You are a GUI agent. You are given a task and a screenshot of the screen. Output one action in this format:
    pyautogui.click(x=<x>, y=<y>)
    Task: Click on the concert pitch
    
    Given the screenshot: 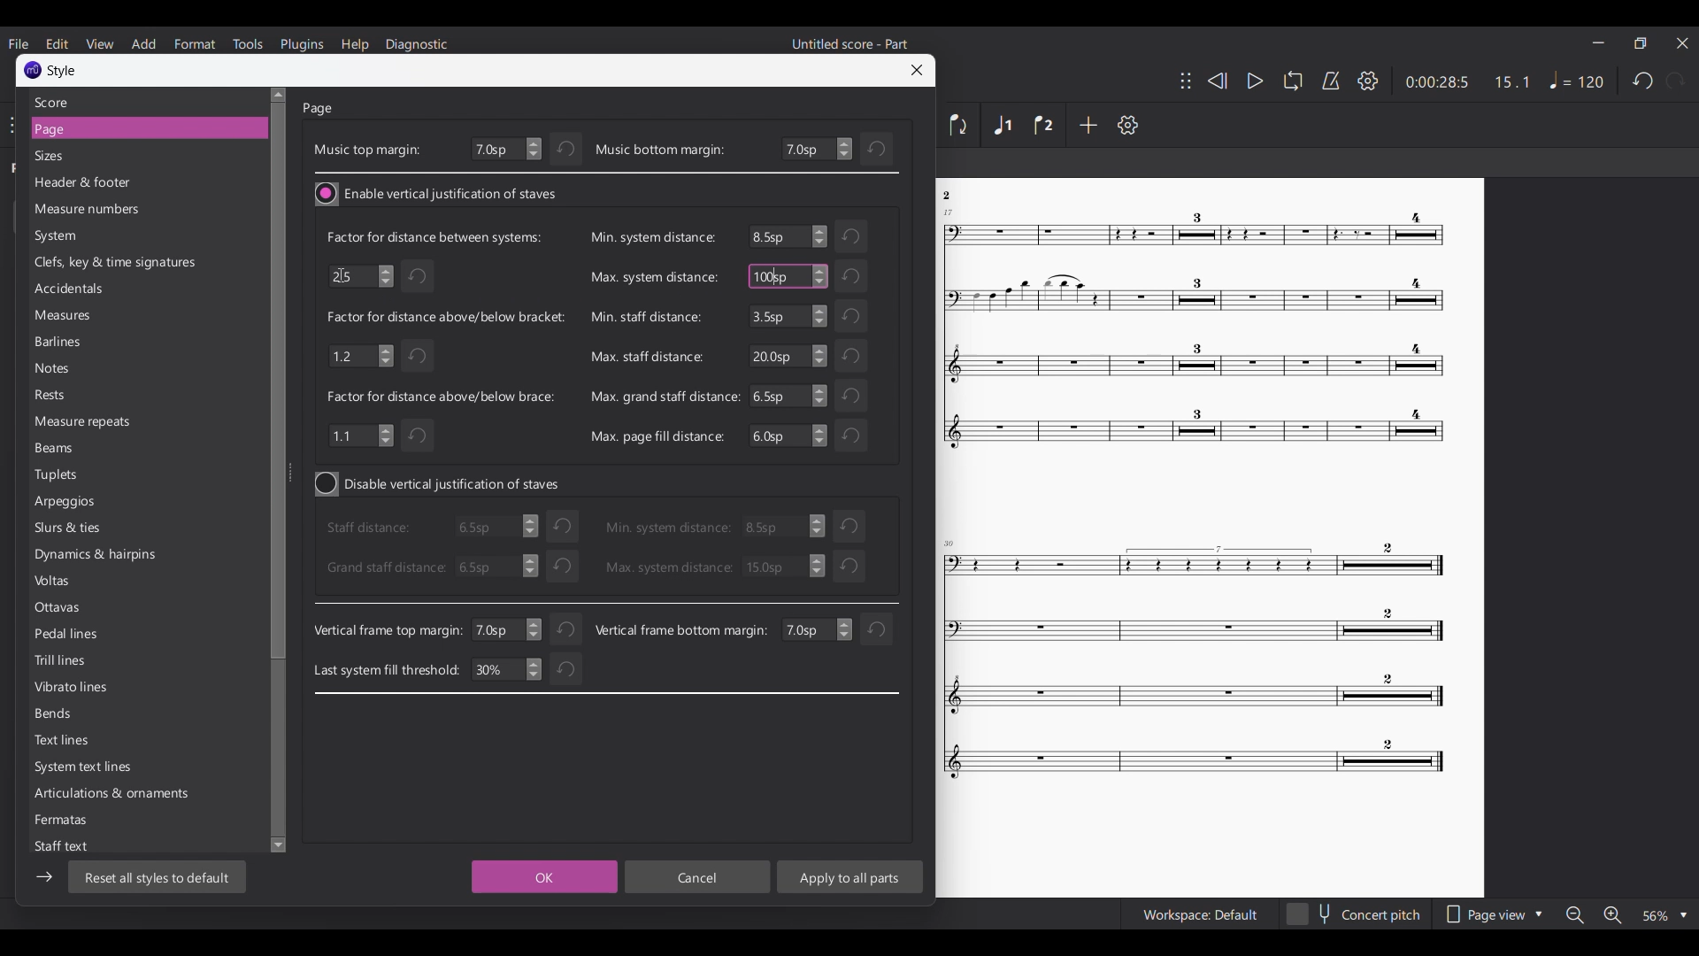 What is the action you would take?
    pyautogui.click(x=1354, y=916)
    